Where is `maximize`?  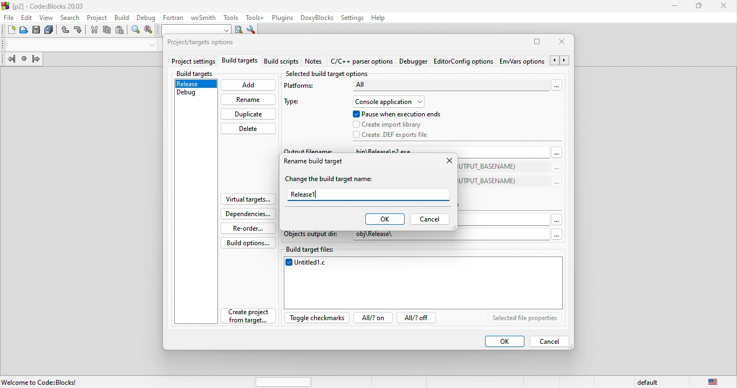 maximize is located at coordinates (699, 6).